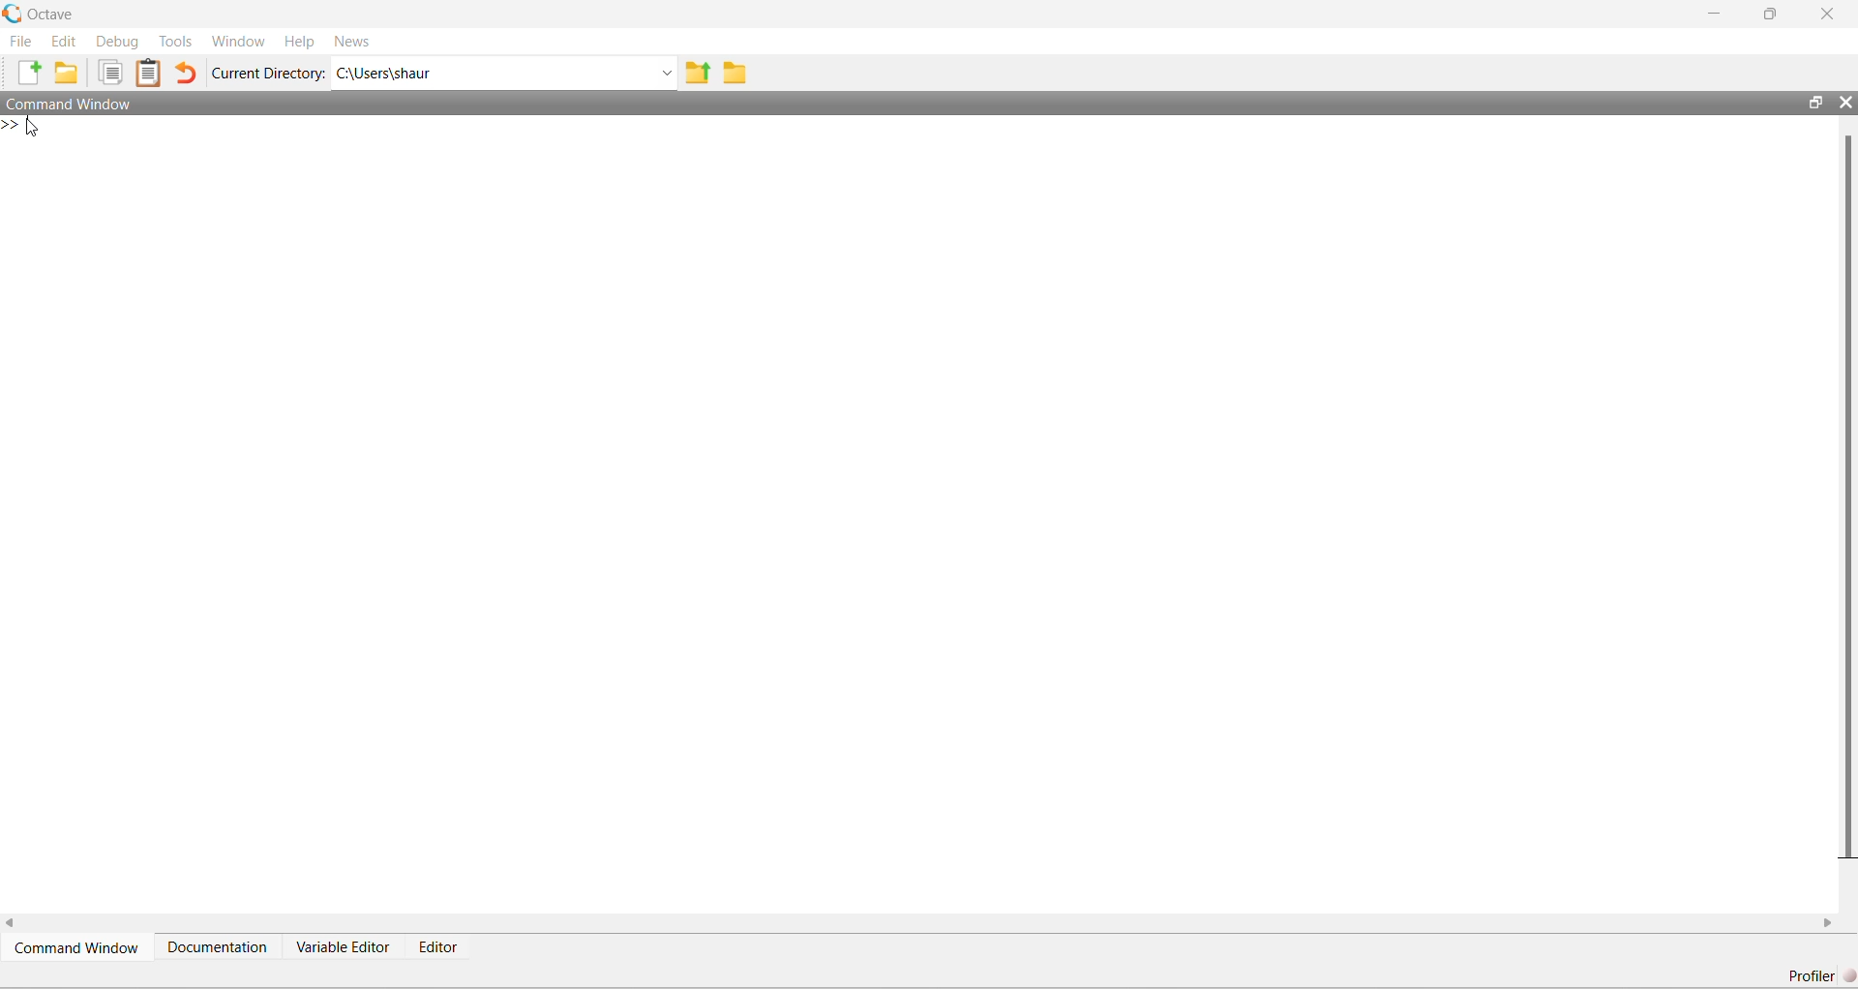 Image resolution: width=1858 pixels, height=989 pixels. Describe the element at coordinates (14, 923) in the screenshot. I see `scroll left` at that location.